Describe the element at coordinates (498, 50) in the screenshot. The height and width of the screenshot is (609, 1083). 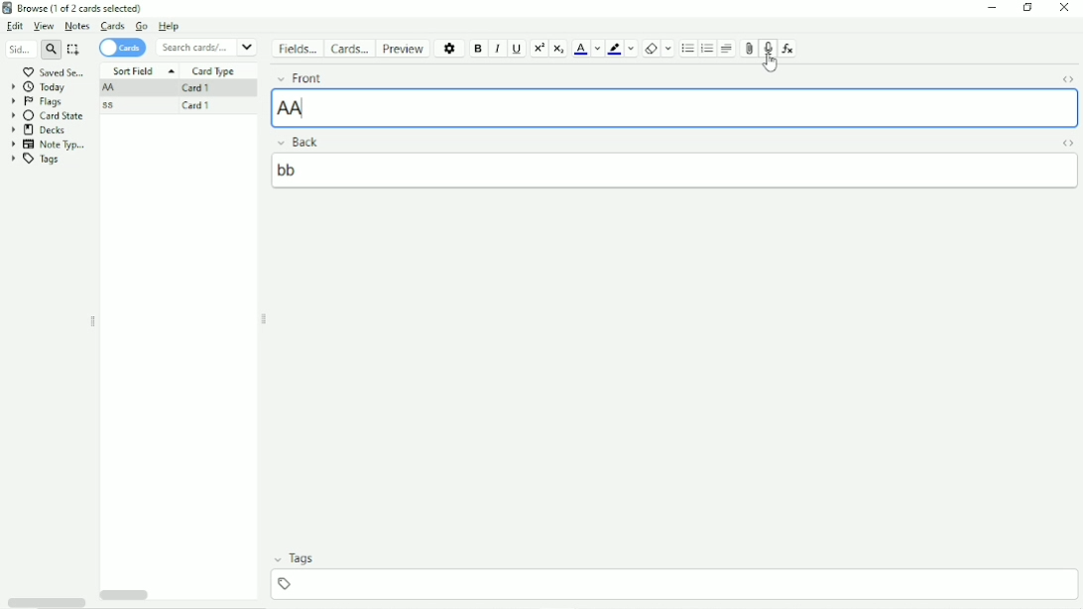
I see `Italic` at that location.